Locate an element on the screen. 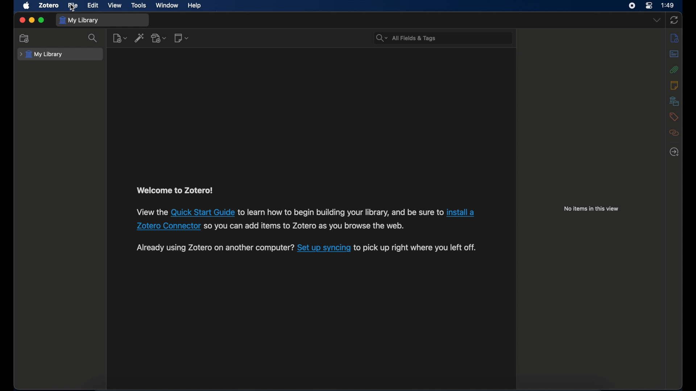  edit is located at coordinates (94, 5).